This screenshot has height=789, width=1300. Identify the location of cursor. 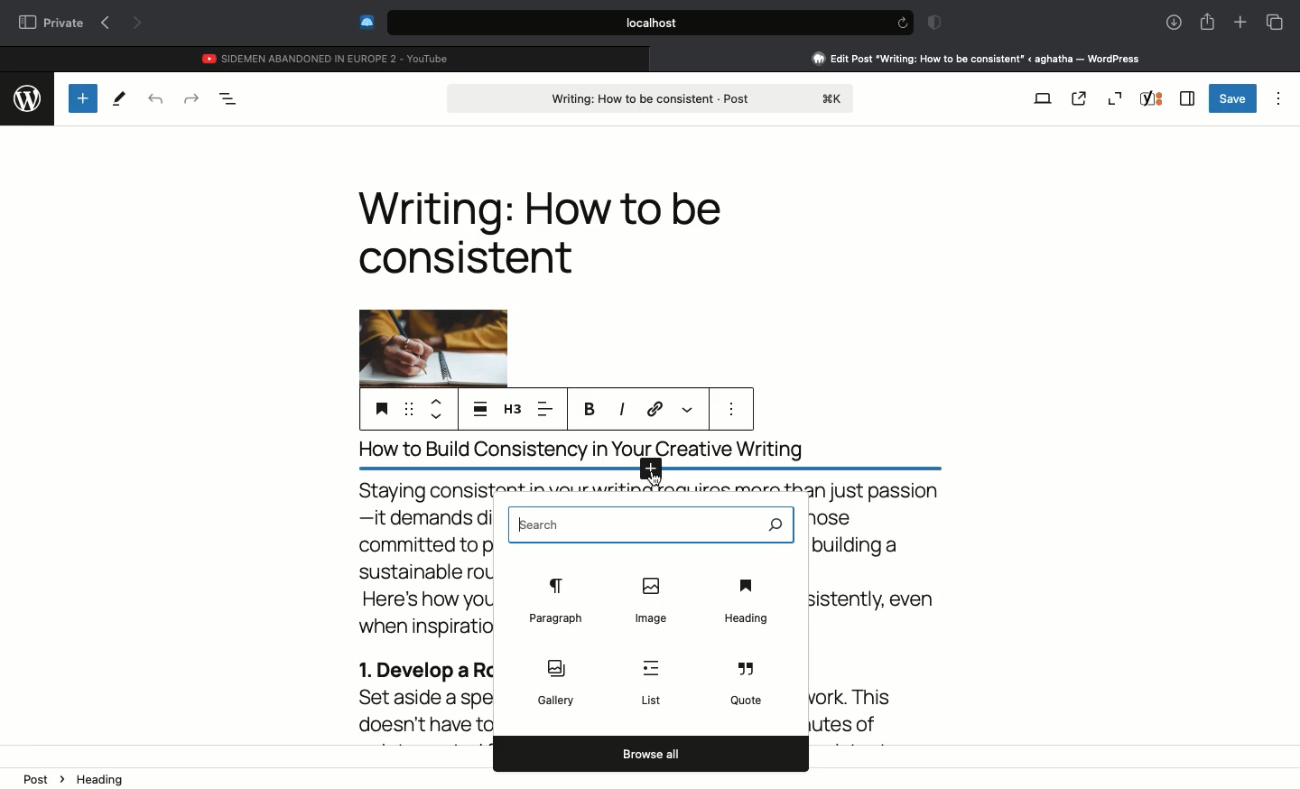
(651, 482).